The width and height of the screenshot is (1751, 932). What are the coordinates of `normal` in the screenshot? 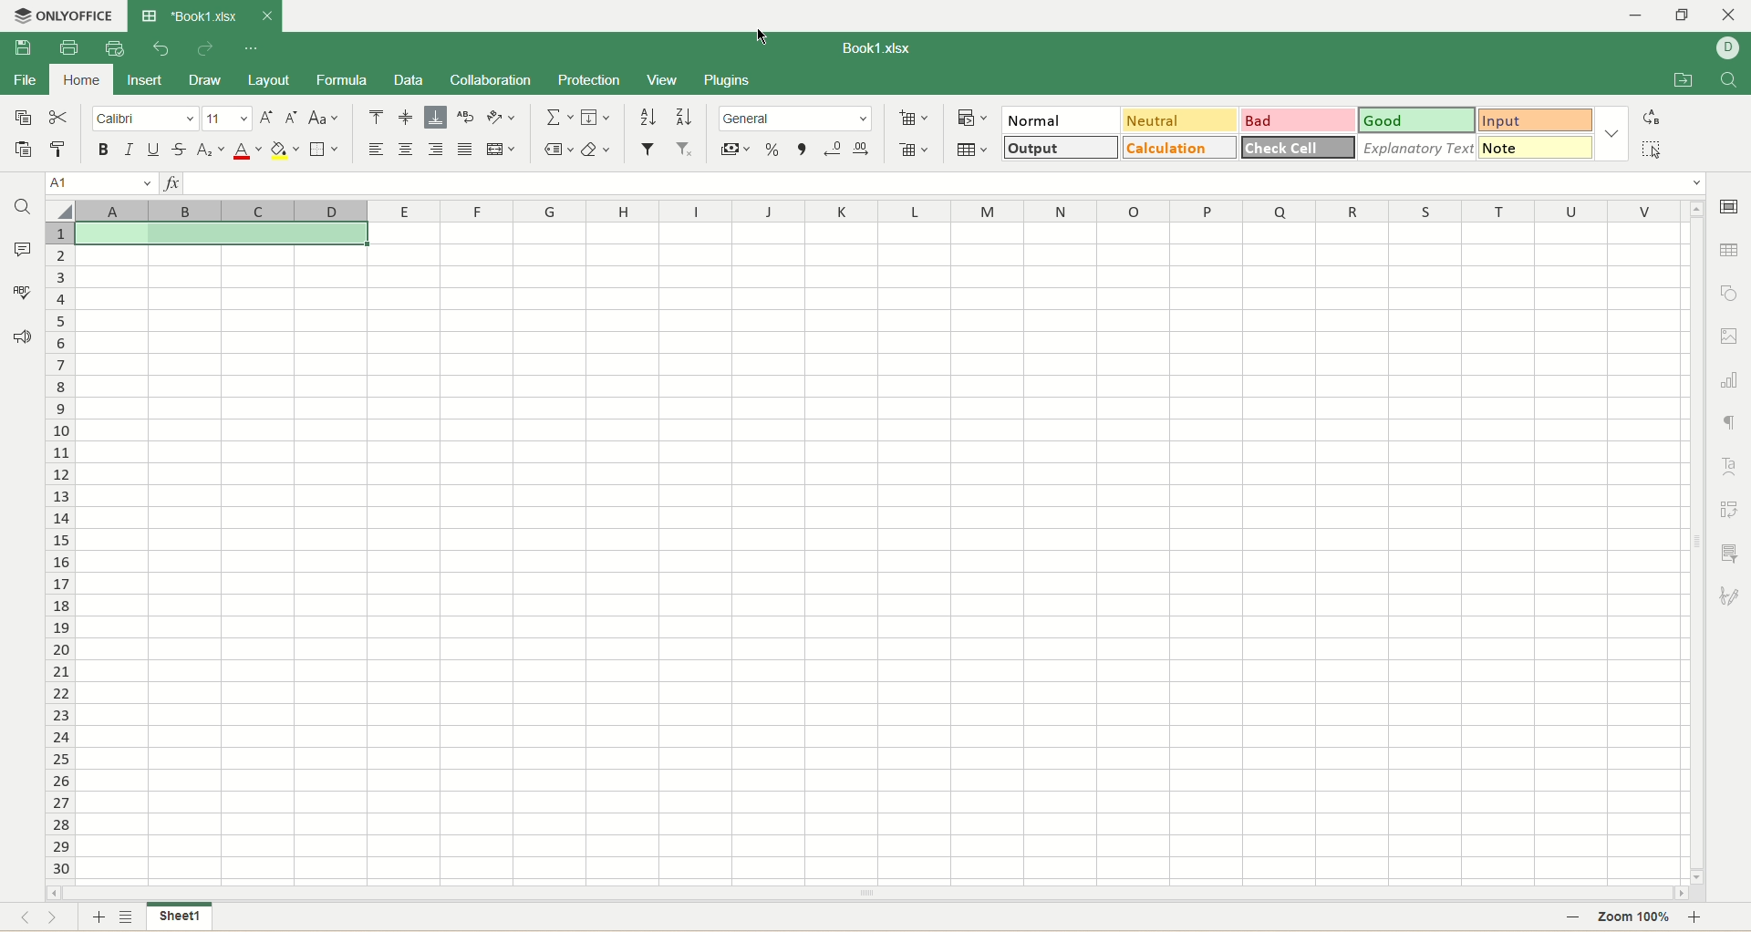 It's located at (1061, 119).